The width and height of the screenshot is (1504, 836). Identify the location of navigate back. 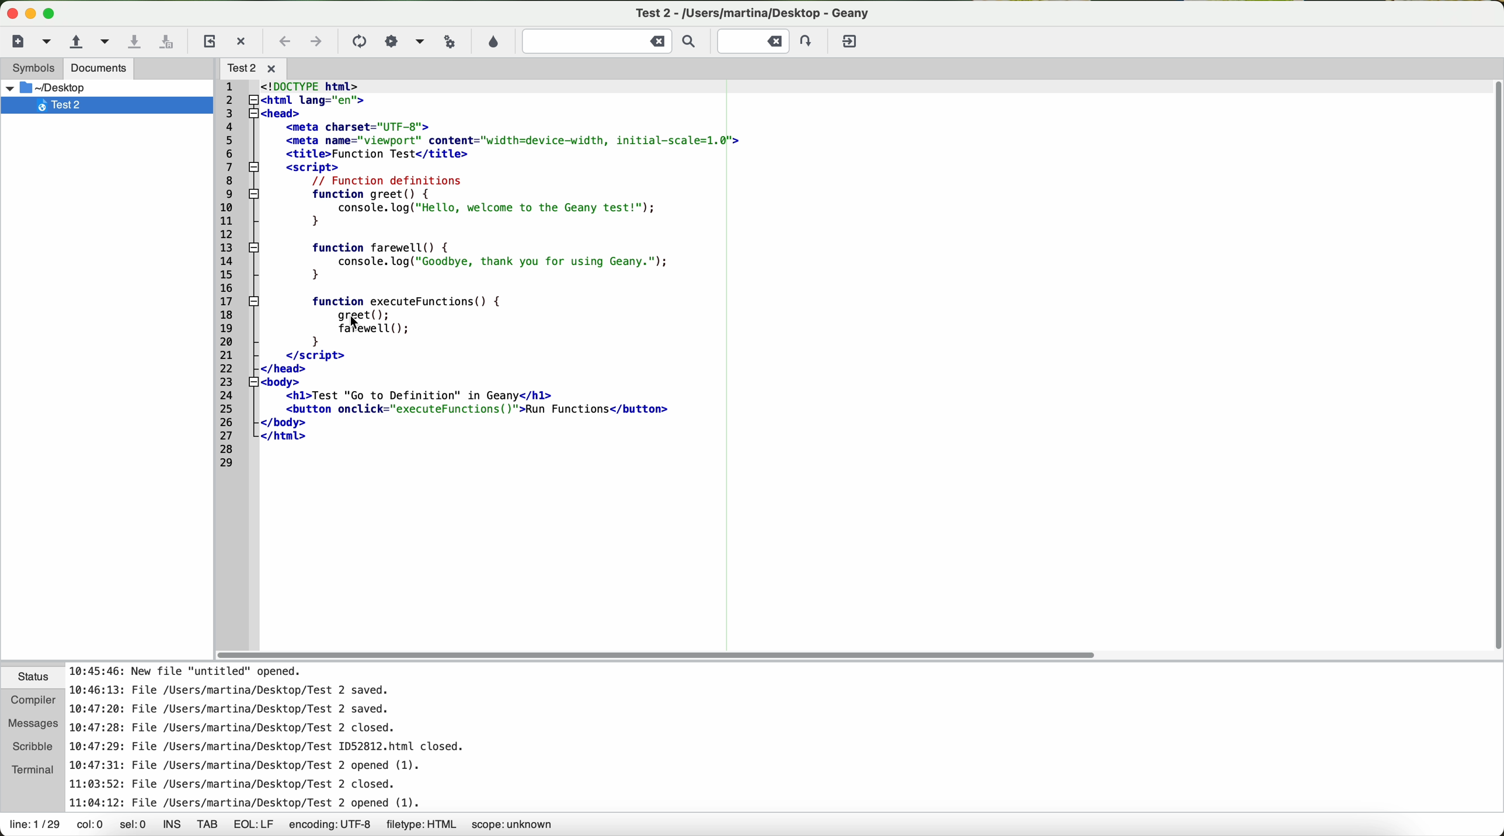
(286, 44).